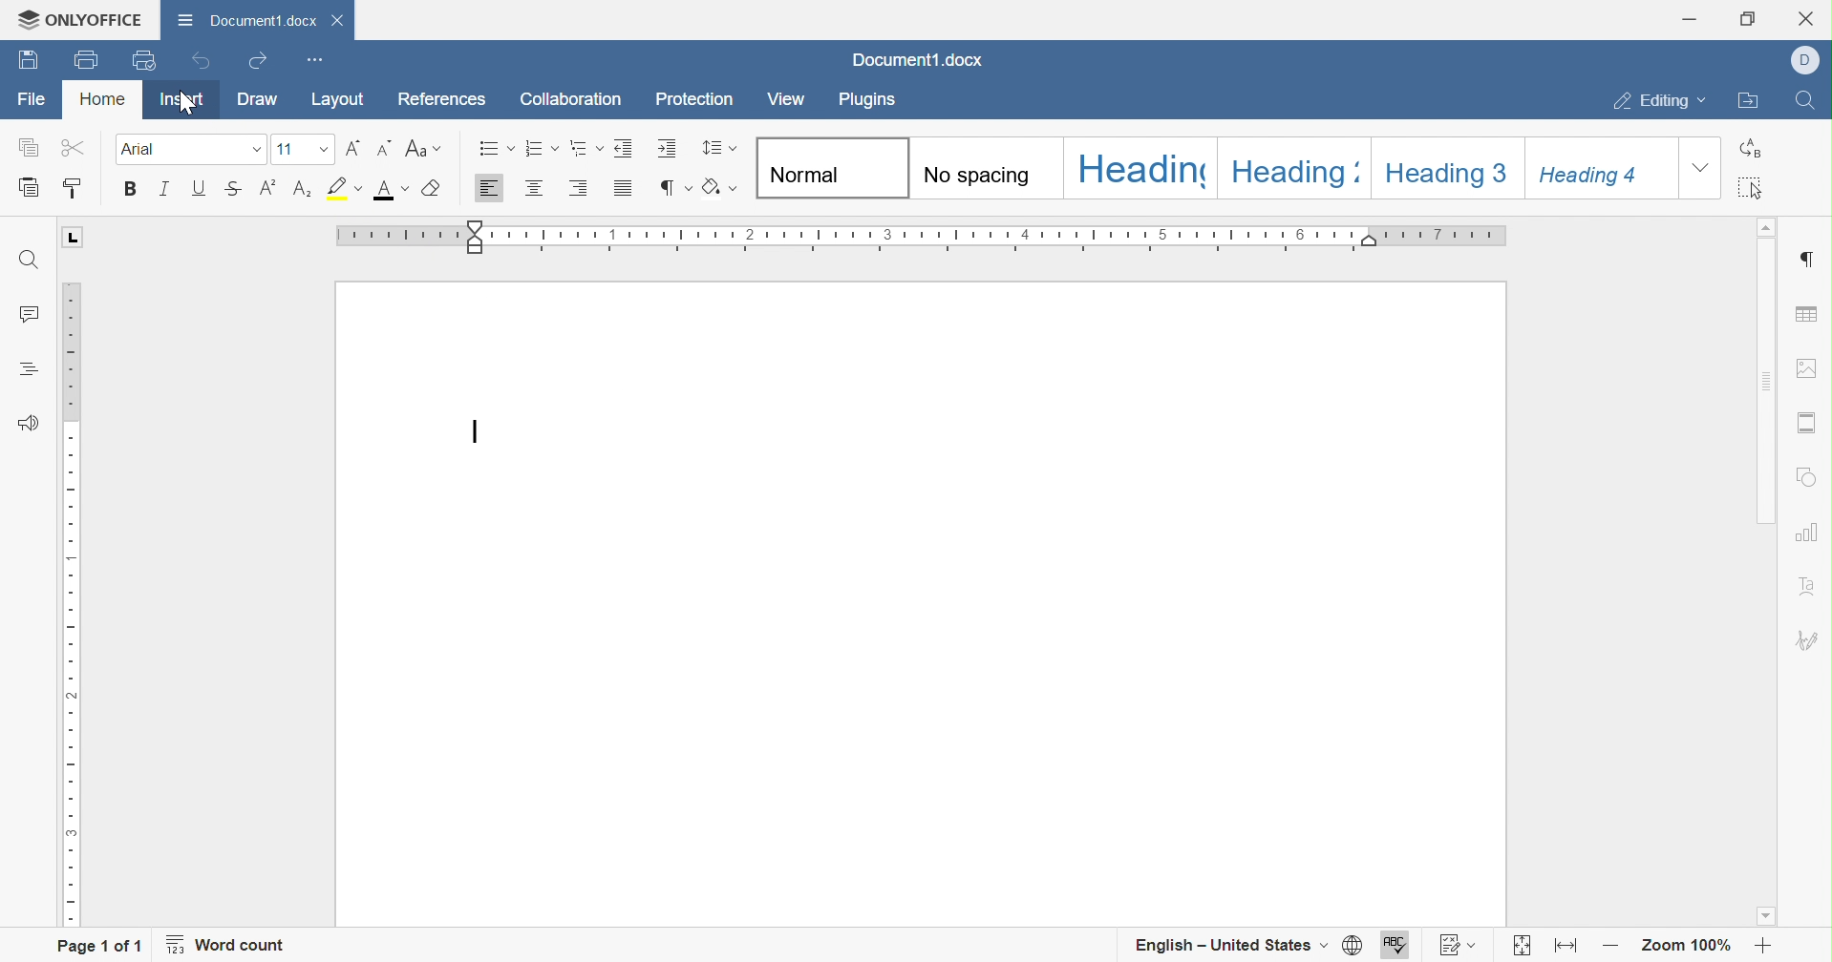 The width and height of the screenshot is (1832, 962). I want to click on Docuemnt1.docx, so click(918, 60).